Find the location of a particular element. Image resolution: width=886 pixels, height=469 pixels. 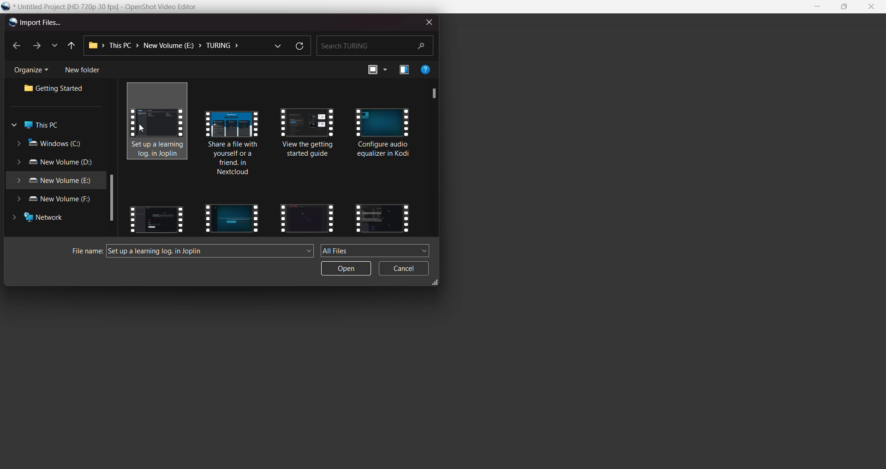

videos is located at coordinates (229, 217).